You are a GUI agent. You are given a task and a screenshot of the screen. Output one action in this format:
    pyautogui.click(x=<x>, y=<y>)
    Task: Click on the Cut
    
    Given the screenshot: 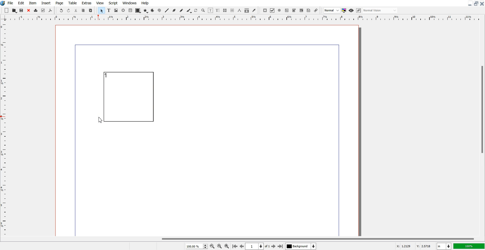 What is the action you would take?
    pyautogui.click(x=76, y=10)
    